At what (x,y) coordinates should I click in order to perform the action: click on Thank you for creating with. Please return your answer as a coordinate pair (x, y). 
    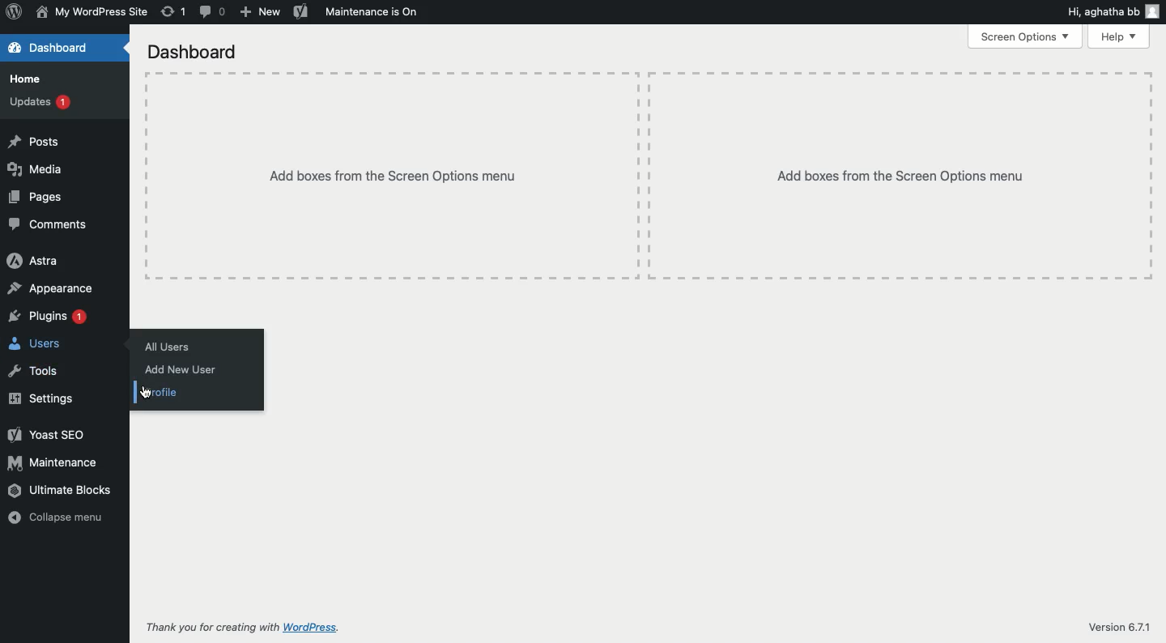
    Looking at the image, I should click on (212, 628).